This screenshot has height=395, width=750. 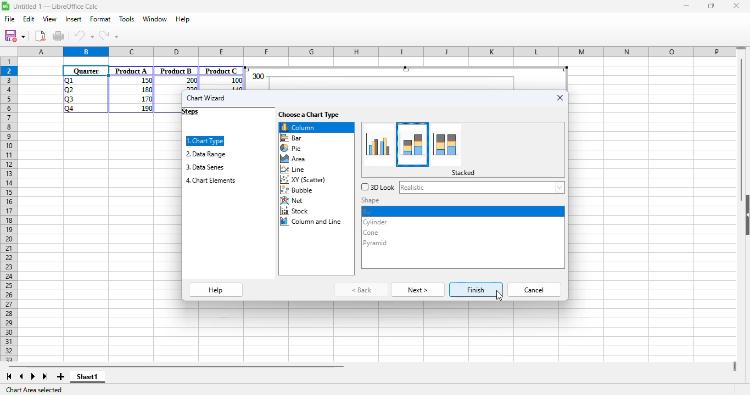 What do you see at coordinates (447, 144) in the screenshot?
I see `percent stacked` at bounding box center [447, 144].